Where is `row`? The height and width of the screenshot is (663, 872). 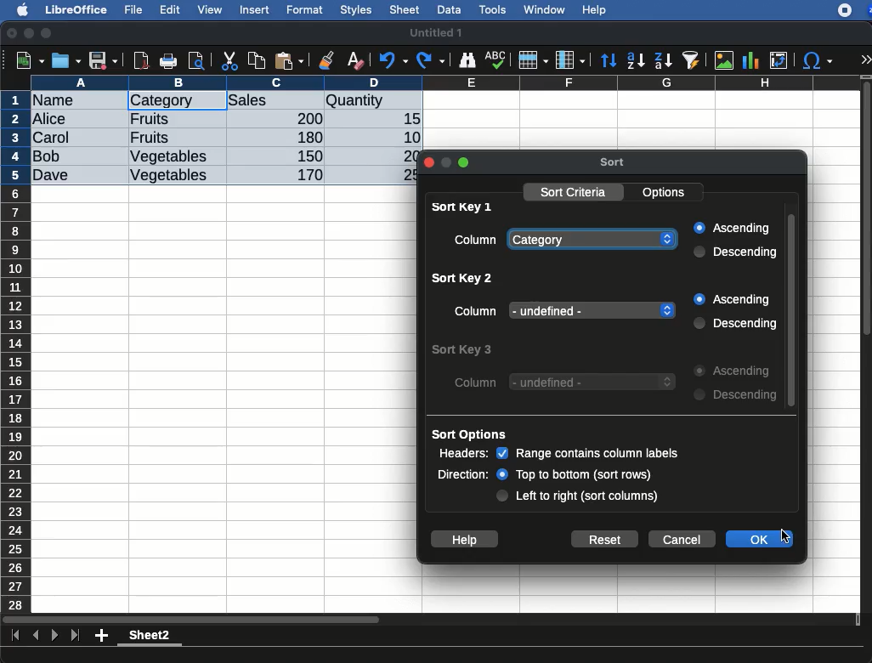
row is located at coordinates (17, 351).